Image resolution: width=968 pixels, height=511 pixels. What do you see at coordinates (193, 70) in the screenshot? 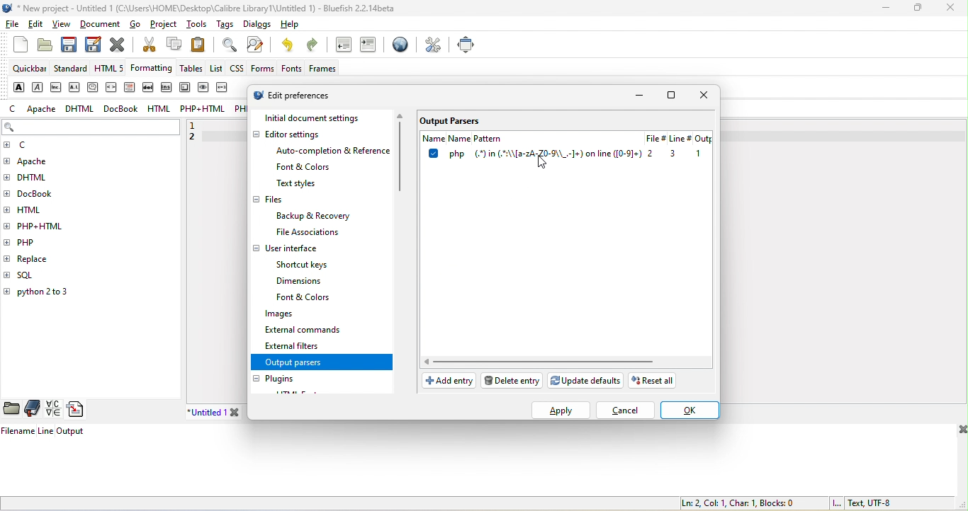
I see `tables` at bounding box center [193, 70].